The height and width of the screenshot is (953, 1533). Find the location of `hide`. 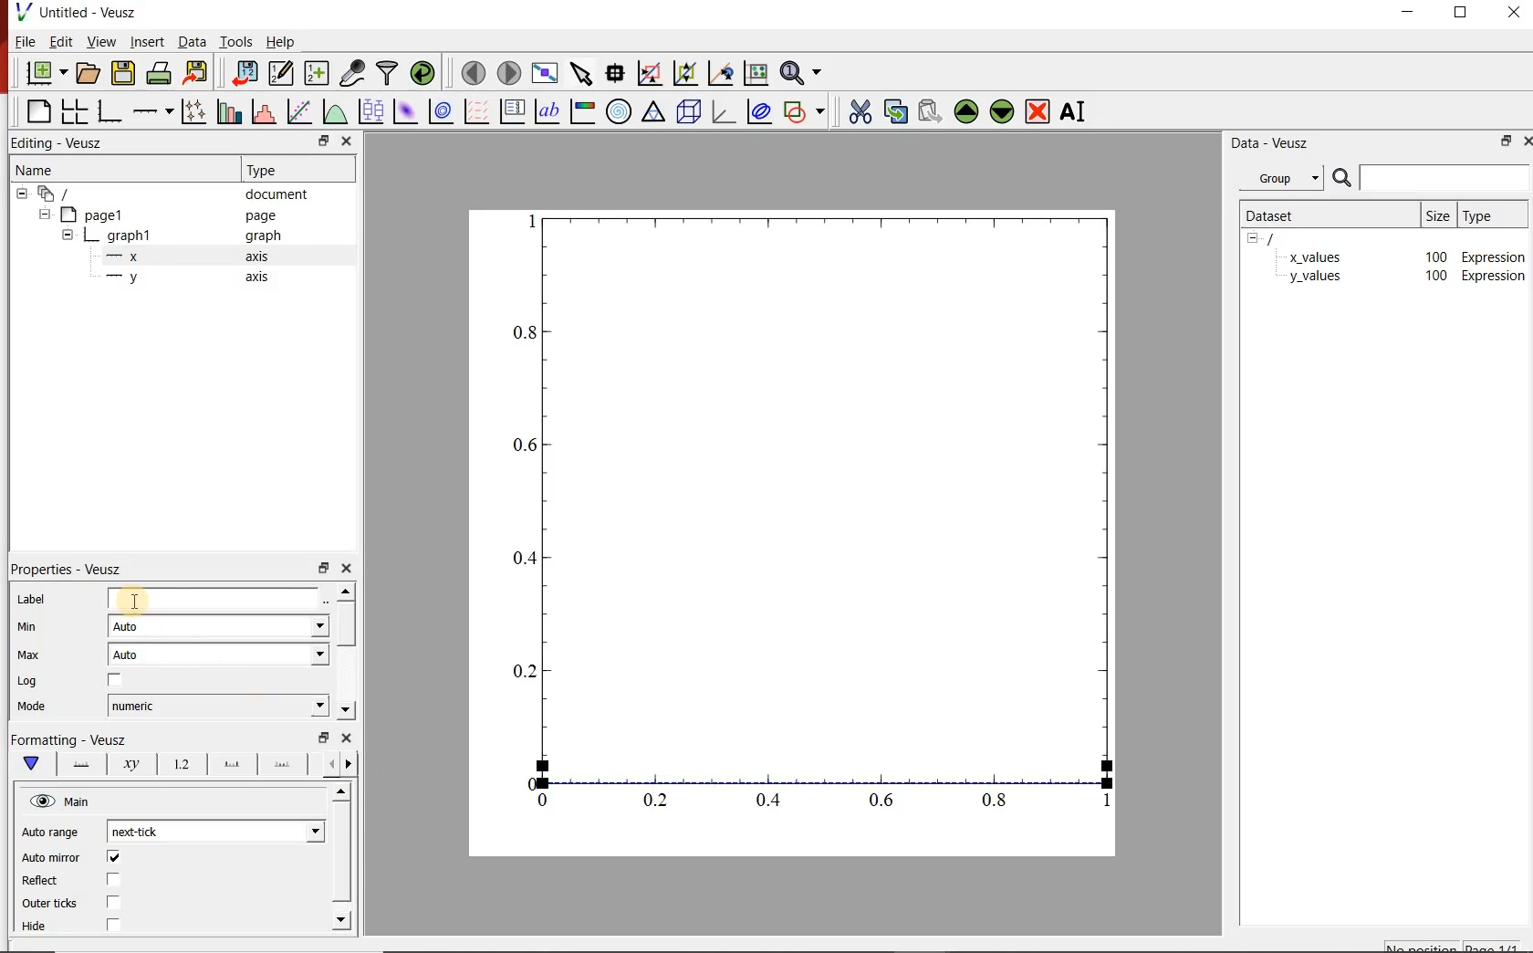

hide is located at coordinates (22, 194).